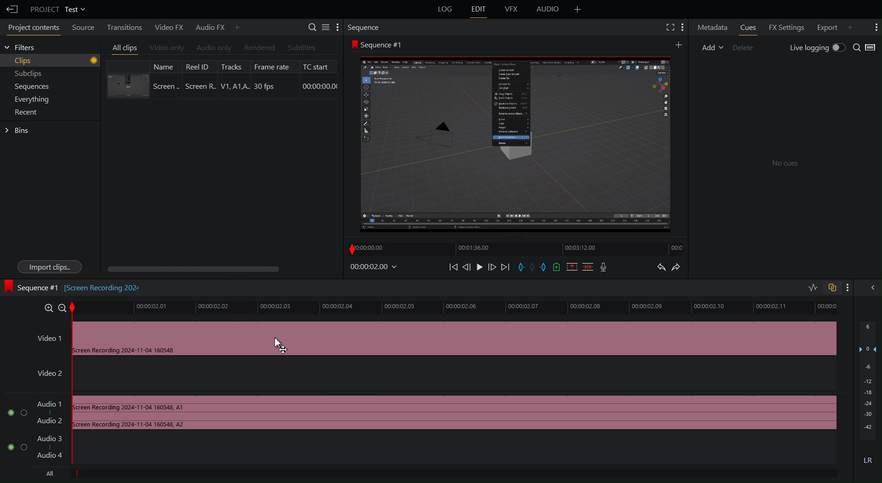 Image resolution: width=882 pixels, height=483 pixels. What do you see at coordinates (810, 286) in the screenshot?
I see `Toggle Audio Editing` at bounding box center [810, 286].